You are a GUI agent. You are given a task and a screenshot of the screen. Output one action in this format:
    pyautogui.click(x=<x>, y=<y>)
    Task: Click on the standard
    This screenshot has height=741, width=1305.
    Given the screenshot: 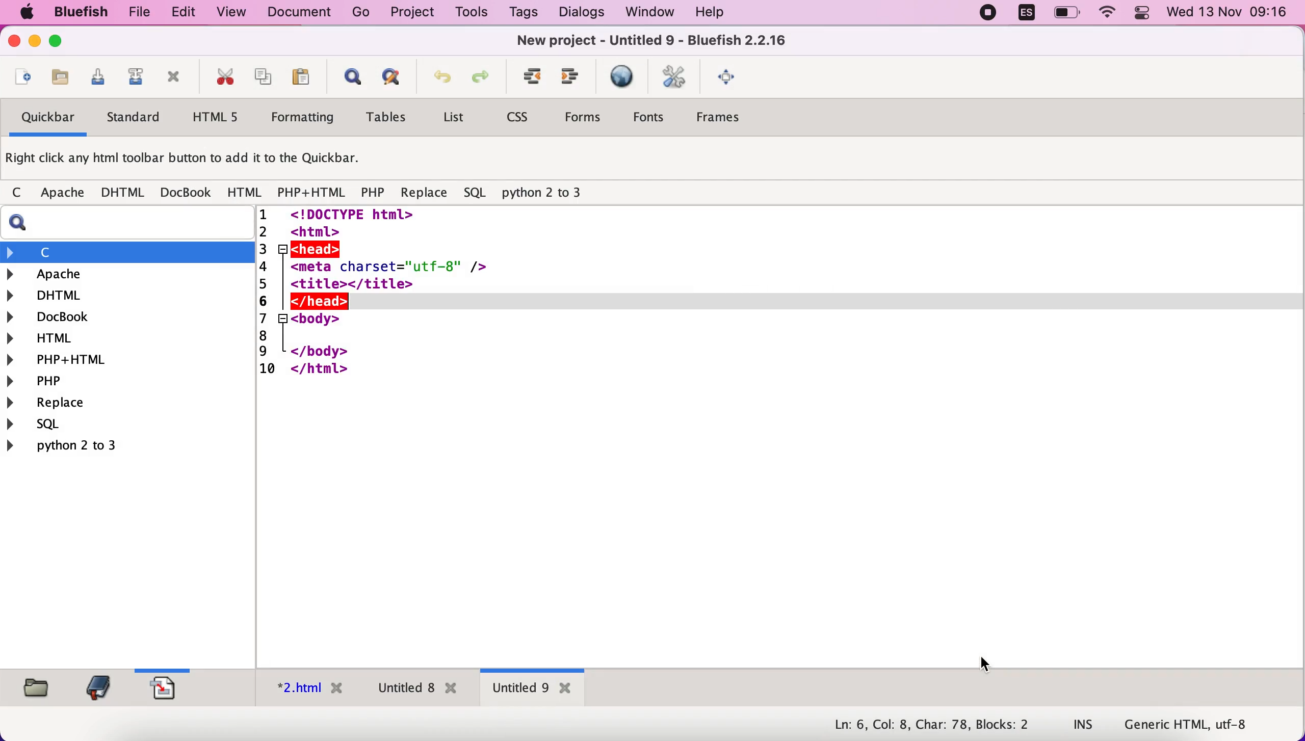 What is the action you would take?
    pyautogui.click(x=135, y=120)
    